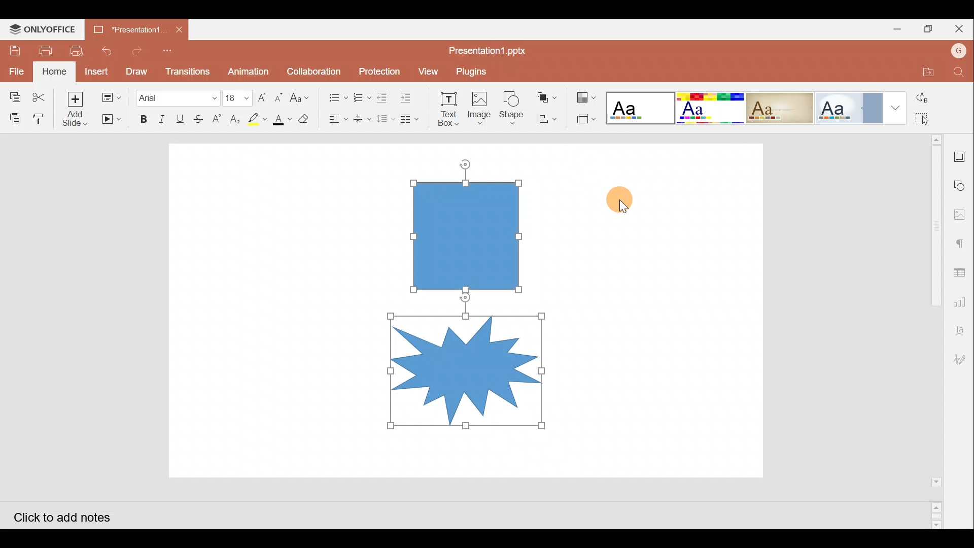 The image size is (974, 548). Describe the element at coordinates (180, 29) in the screenshot. I see `Close document` at that location.